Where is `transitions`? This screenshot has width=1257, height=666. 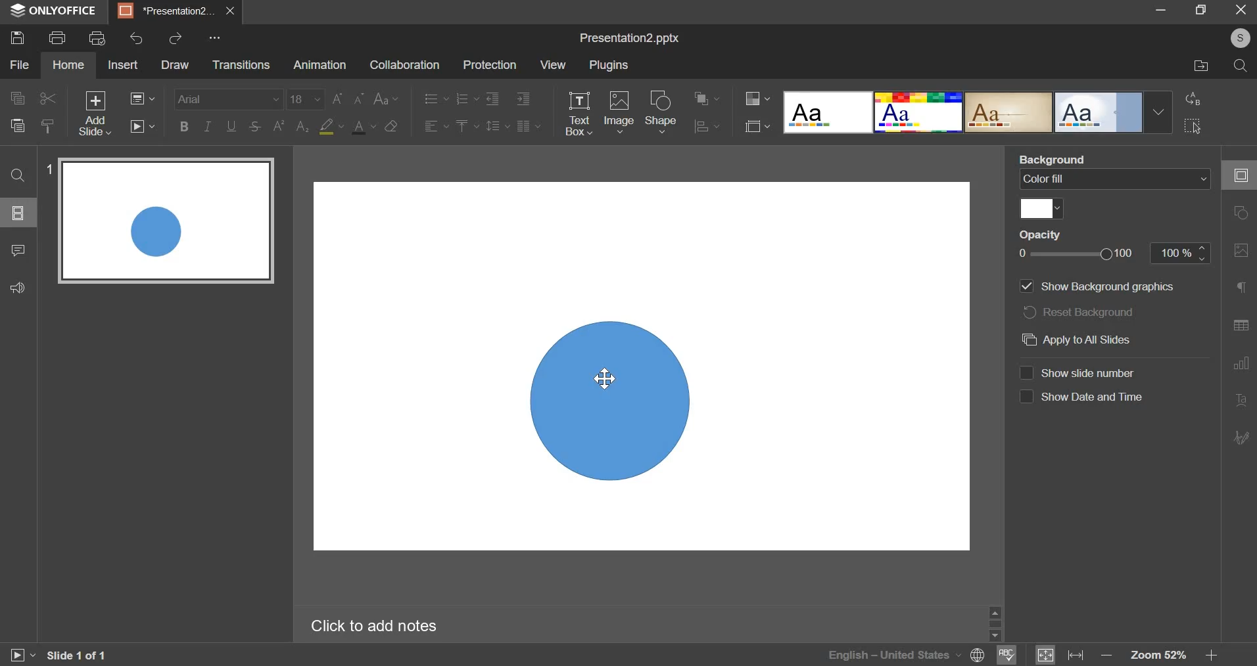
transitions is located at coordinates (241, 65).